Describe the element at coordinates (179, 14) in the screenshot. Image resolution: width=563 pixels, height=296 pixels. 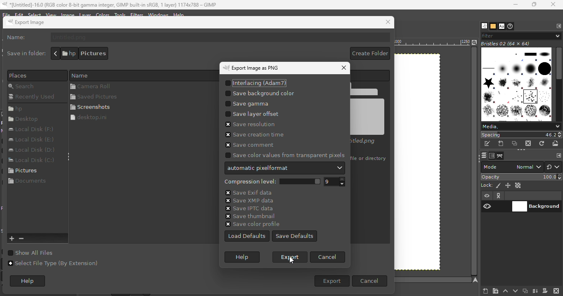
I see `Help` at that location.